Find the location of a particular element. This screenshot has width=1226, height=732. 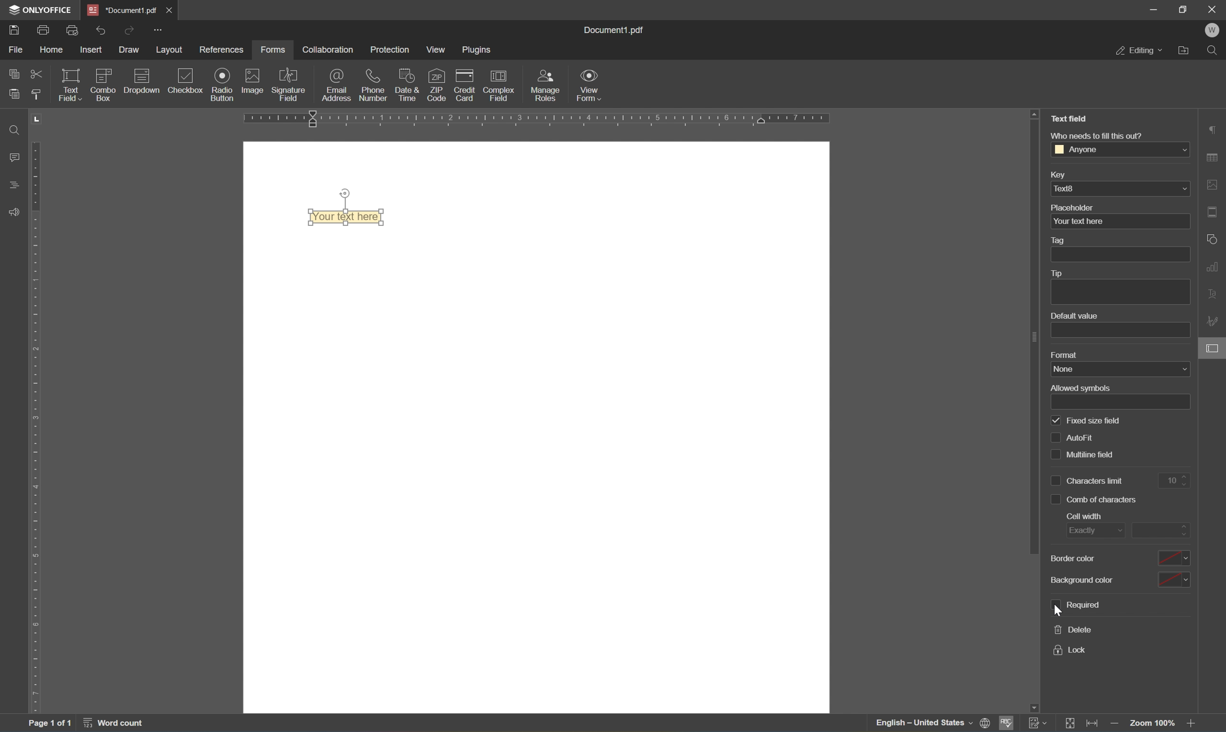

doxument1.pdf is located at coordinates (121, 10).